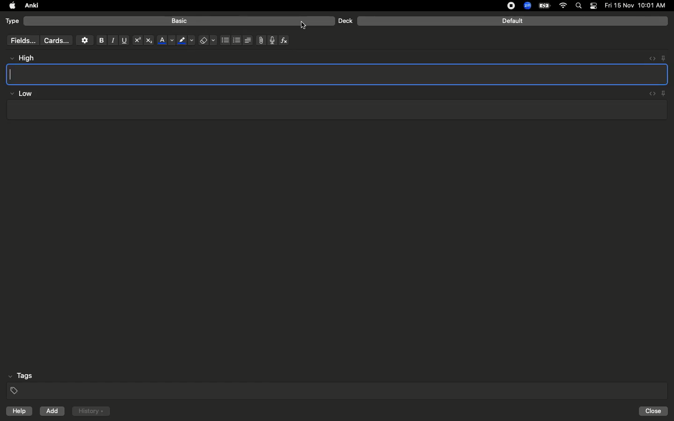  Describe the element at coordinates (663, 58) in the screenshot. I see `Pin` at that location.